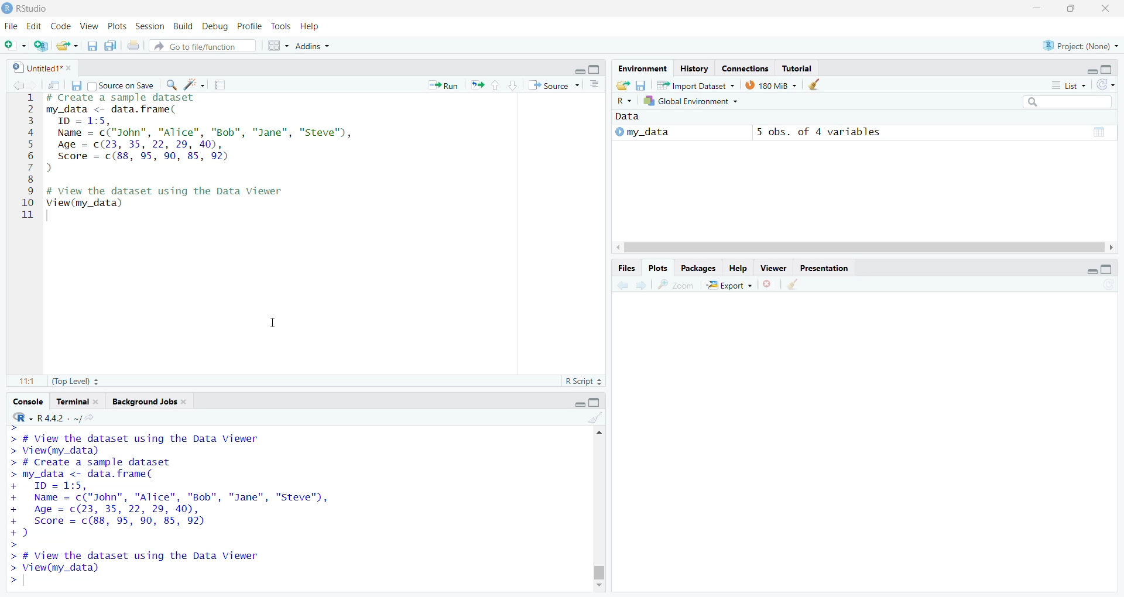  Describe the element at coordinates (595, 70) in the screenshot. I see `Maximize` at that location.